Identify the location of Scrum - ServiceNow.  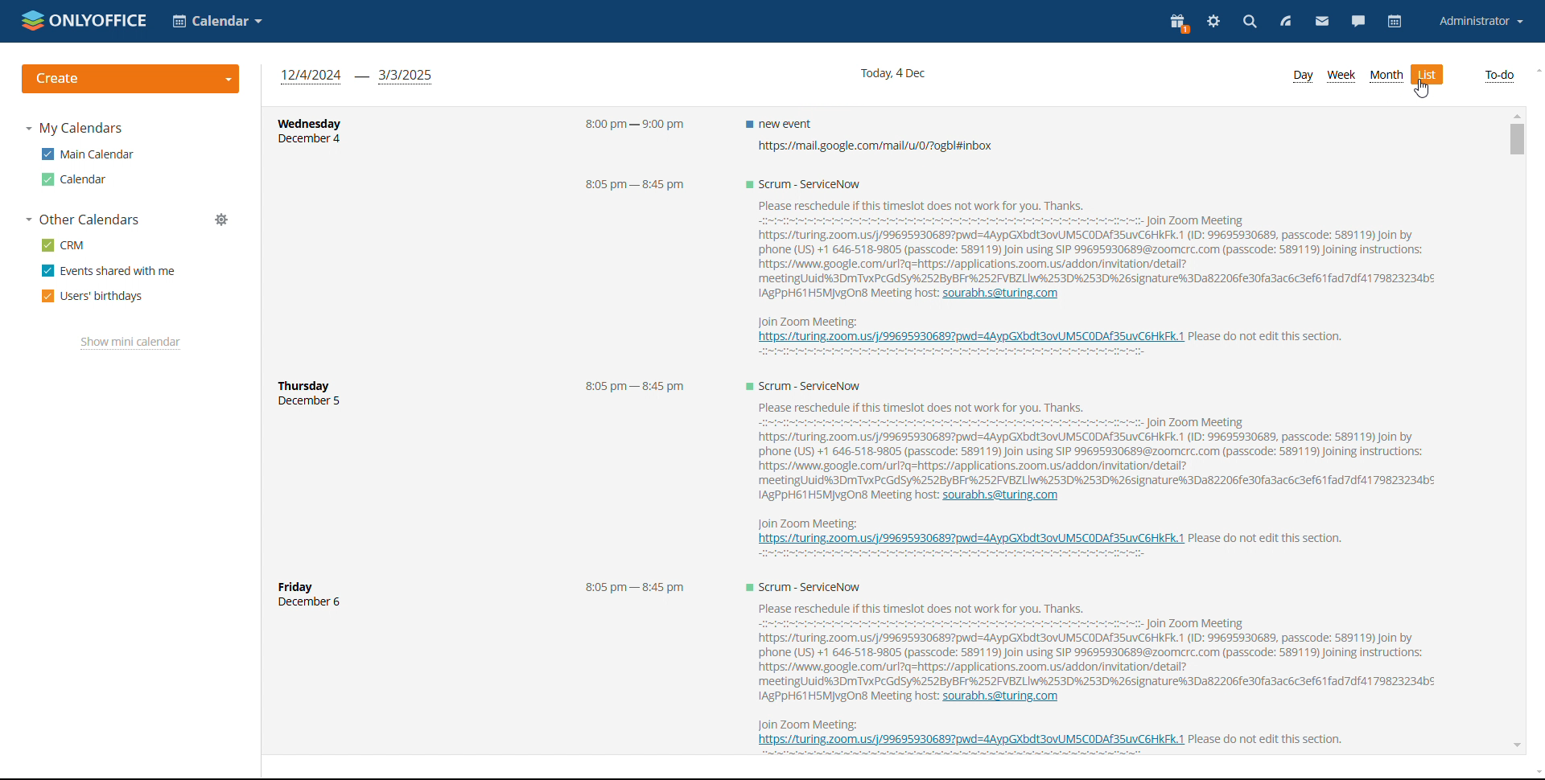
(797, 386).